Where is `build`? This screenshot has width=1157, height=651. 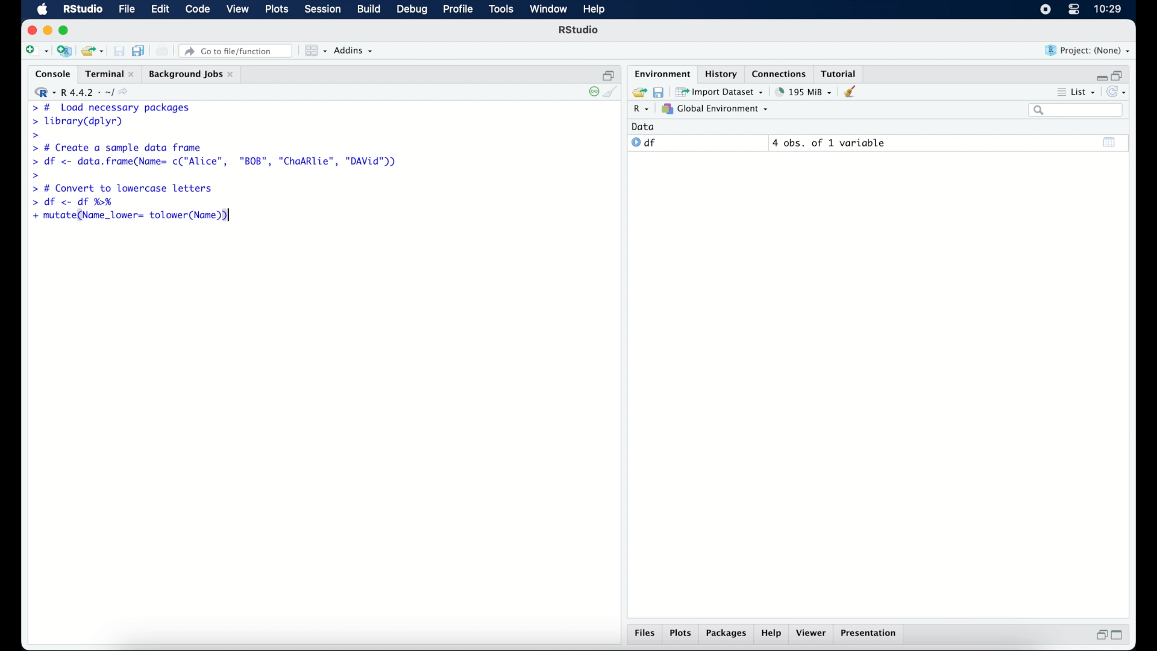 build is located at coordinates (368, 10).